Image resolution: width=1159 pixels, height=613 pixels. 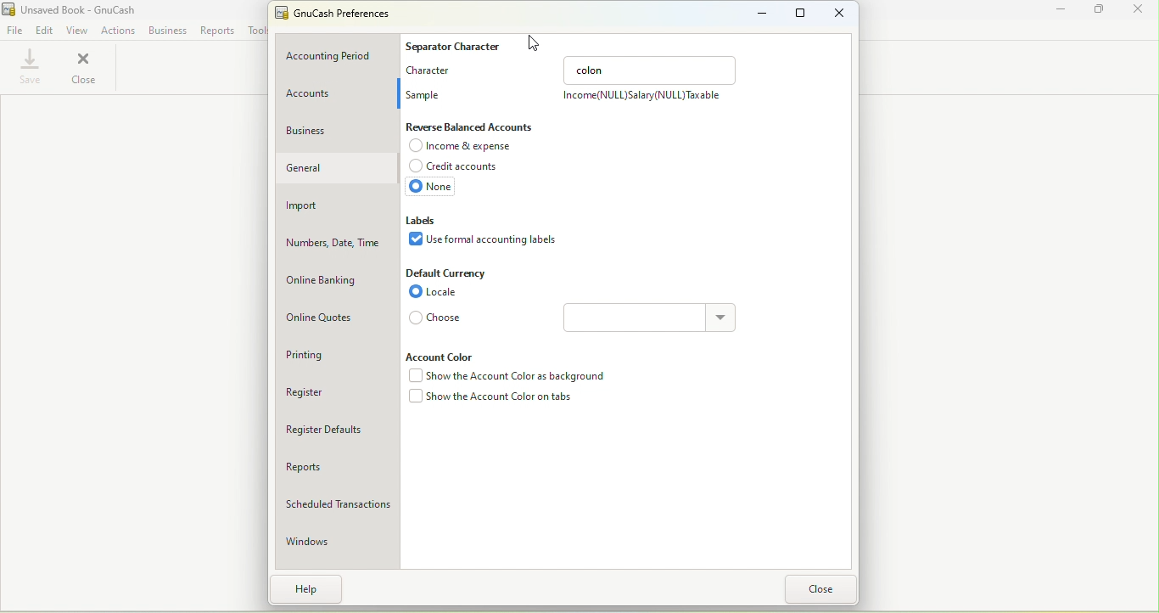 I want to click on Import, so click(x=339, y=207).